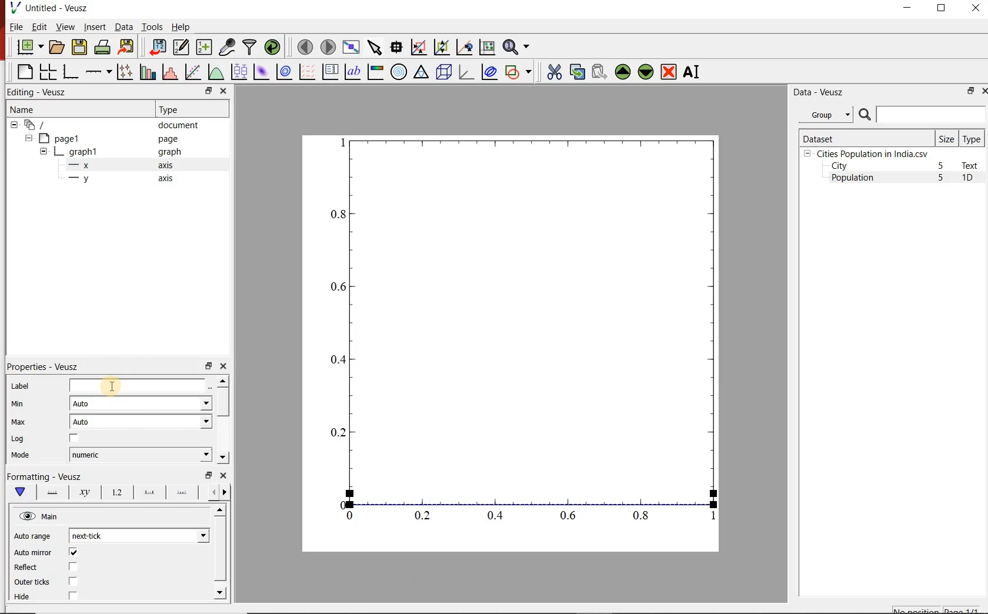 Image resolution: width=988 pixels, height=614 pixels. What do you see at coordinates (48, 72) in the screenshot?
I see `arrange graphs in a grid` at bounding box center [48, 72].